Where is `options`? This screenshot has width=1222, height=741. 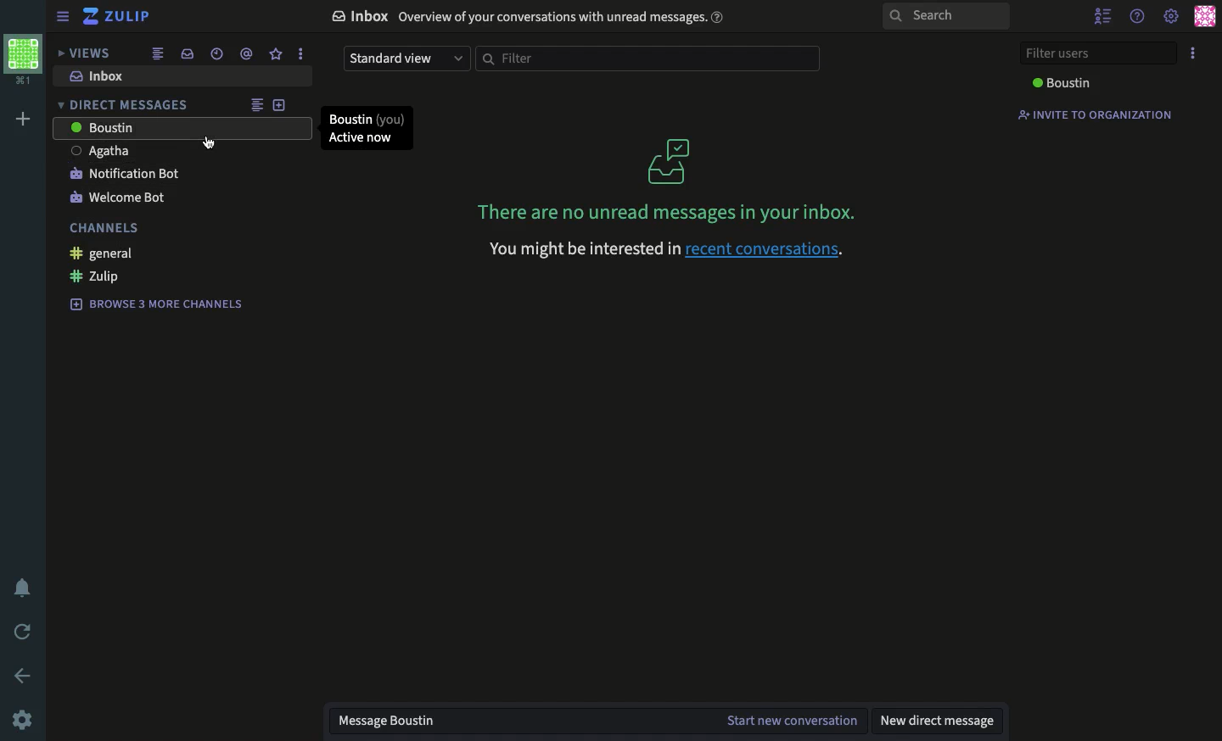
options is located at coordinates (301, 54).